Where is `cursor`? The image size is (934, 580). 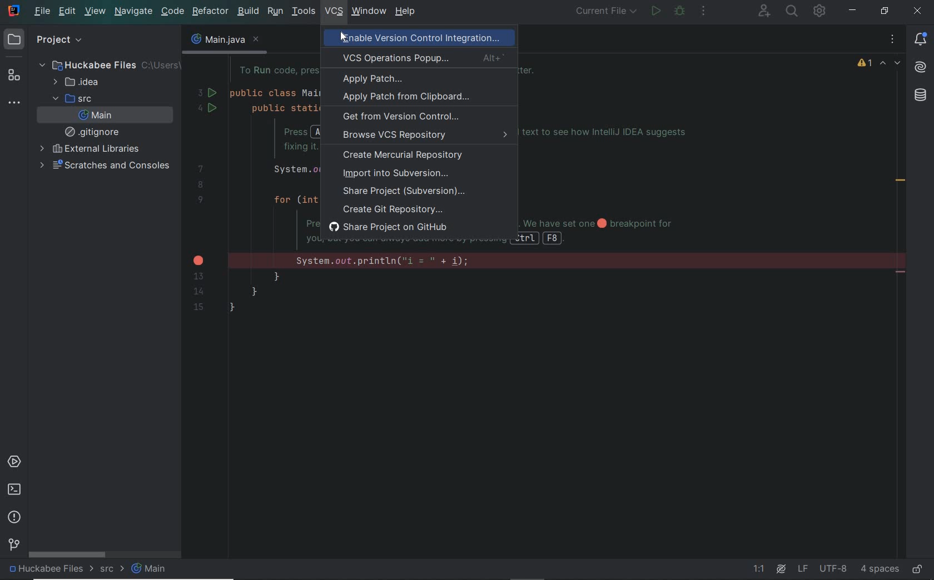 cursor is located at coordinates (340, 38).